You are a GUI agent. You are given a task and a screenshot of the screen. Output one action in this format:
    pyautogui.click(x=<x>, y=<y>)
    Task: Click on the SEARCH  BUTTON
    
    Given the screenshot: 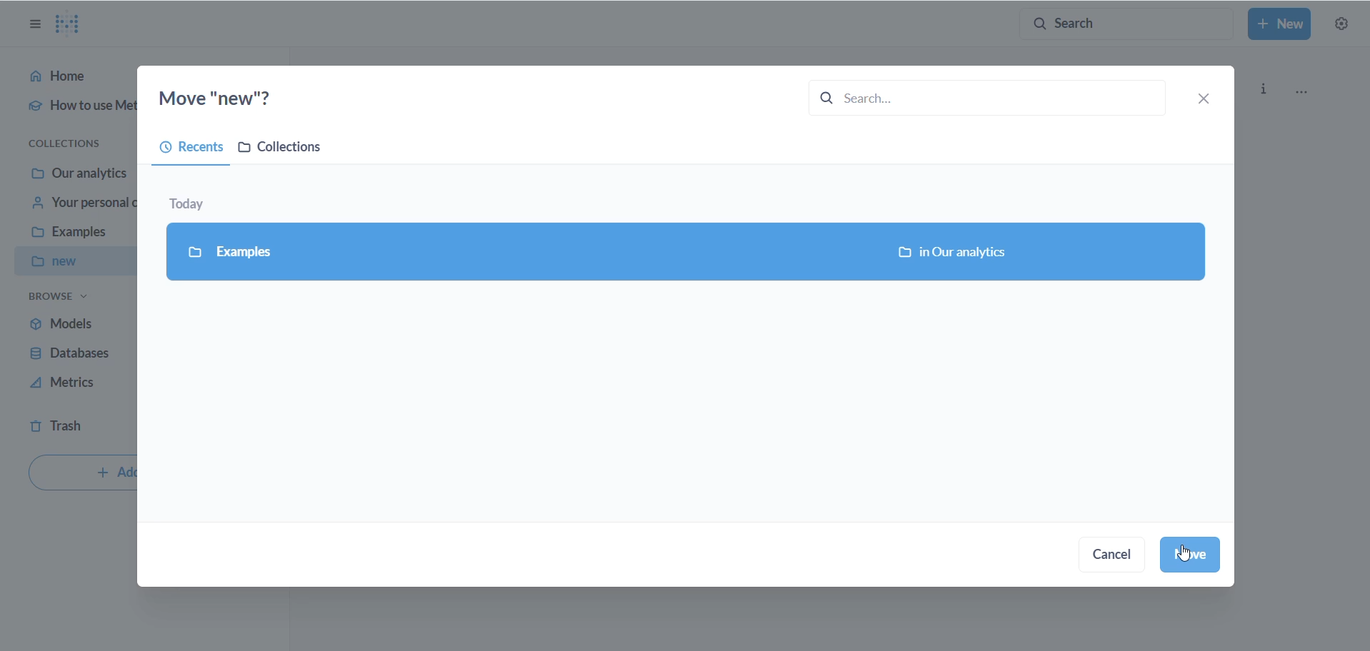 What is the action you would take?
    pyautogui.click(x=1126, y=23)
    